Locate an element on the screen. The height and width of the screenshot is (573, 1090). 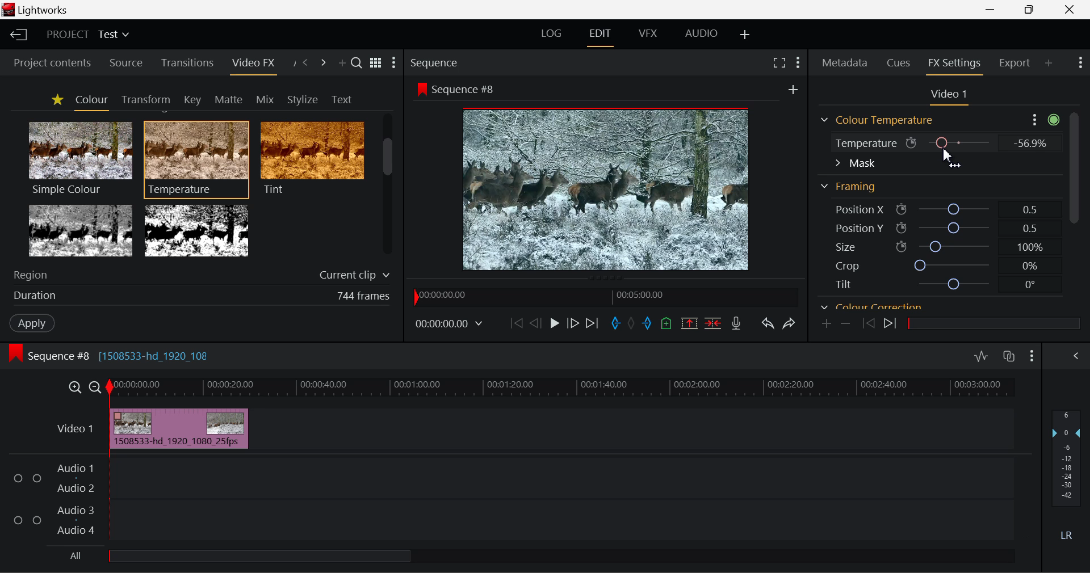
Position X is located at coordinates (953, 210).